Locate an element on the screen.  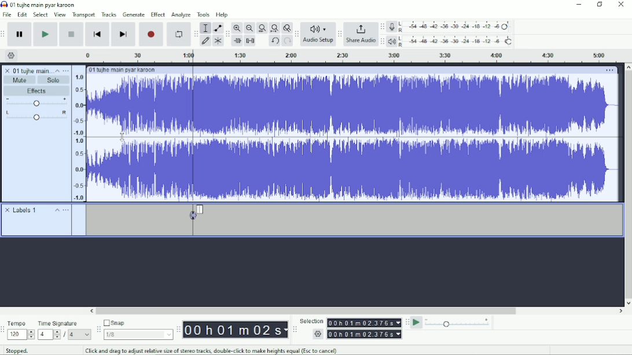
Help is located at coordinates (223, 15).